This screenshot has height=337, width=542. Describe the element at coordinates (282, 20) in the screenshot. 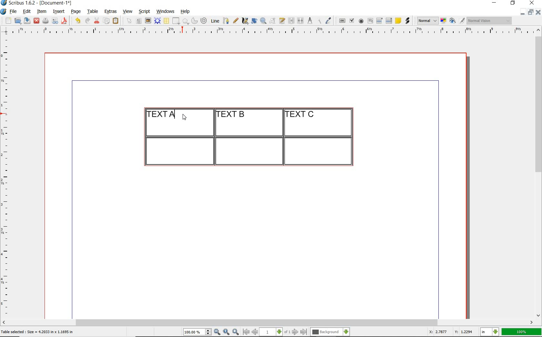

I see `edit text with story editor` at that location.